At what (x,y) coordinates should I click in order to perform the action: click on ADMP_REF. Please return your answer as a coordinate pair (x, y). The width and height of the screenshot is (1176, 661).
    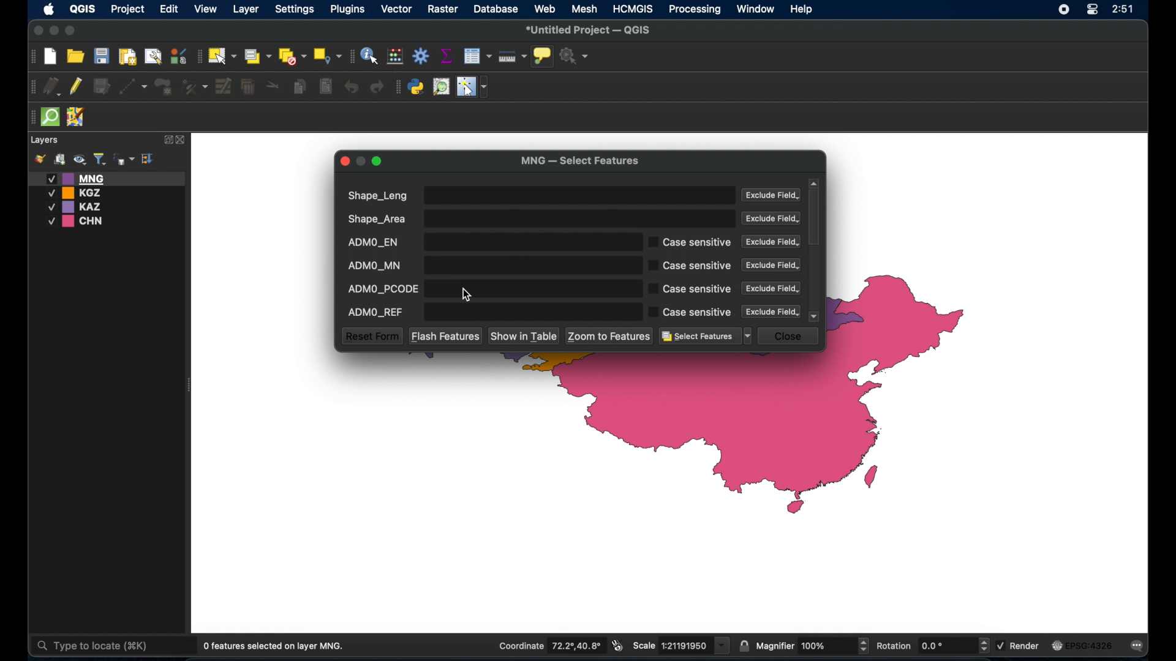
    Looking at the image, I should click on (489, 312).